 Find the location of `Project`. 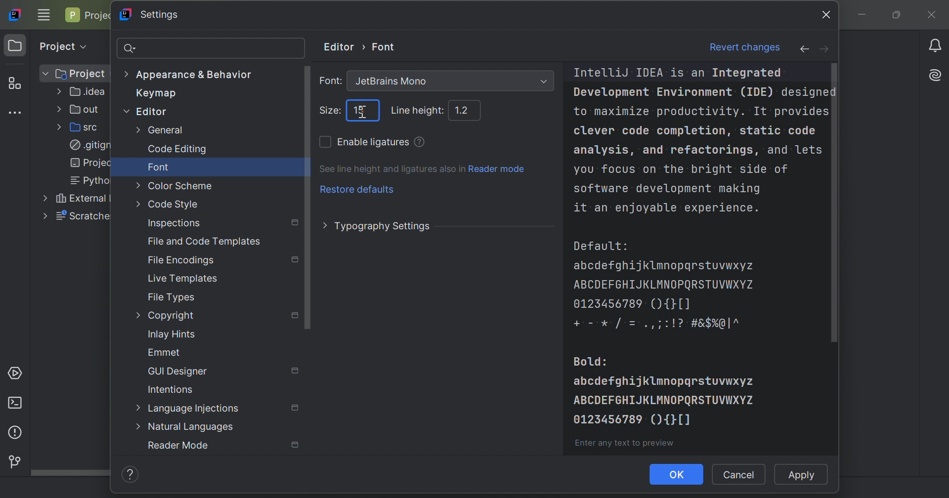

Project is located at coordinates (73, 74).